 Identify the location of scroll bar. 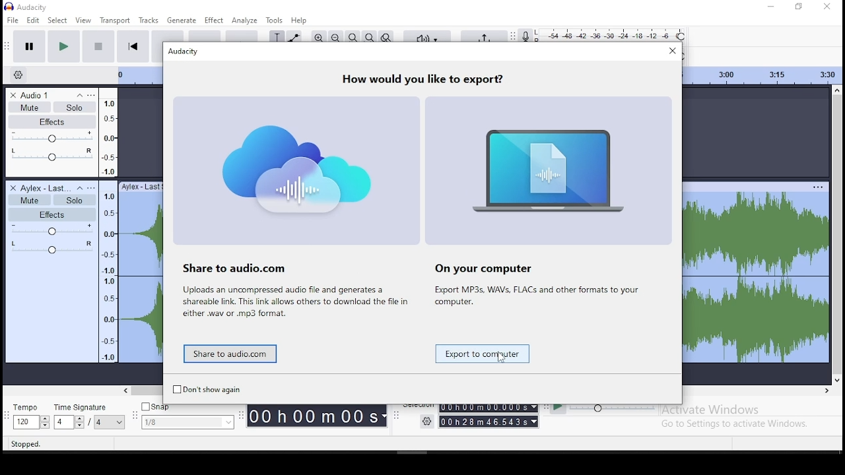
(836, 234).